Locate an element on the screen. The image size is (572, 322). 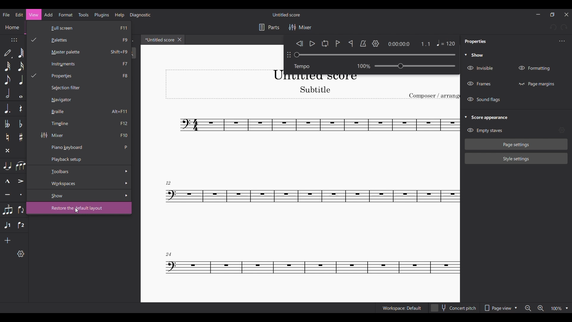
Braille    Alt+F11 is located at coordinates (85, 112).